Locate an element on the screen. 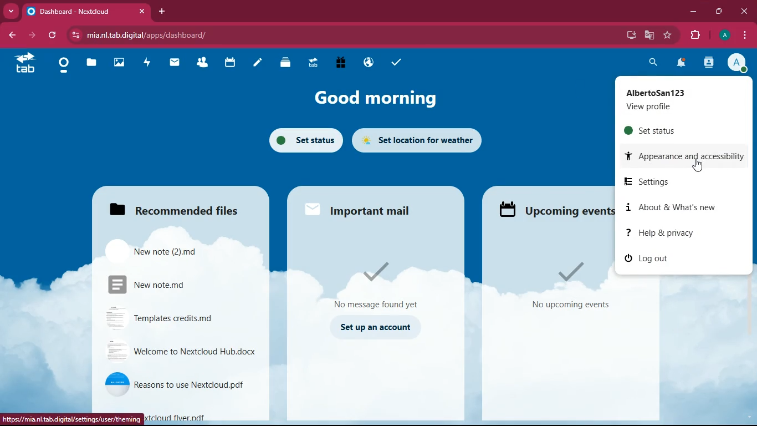  favourite is located at coordinates (668, 36).